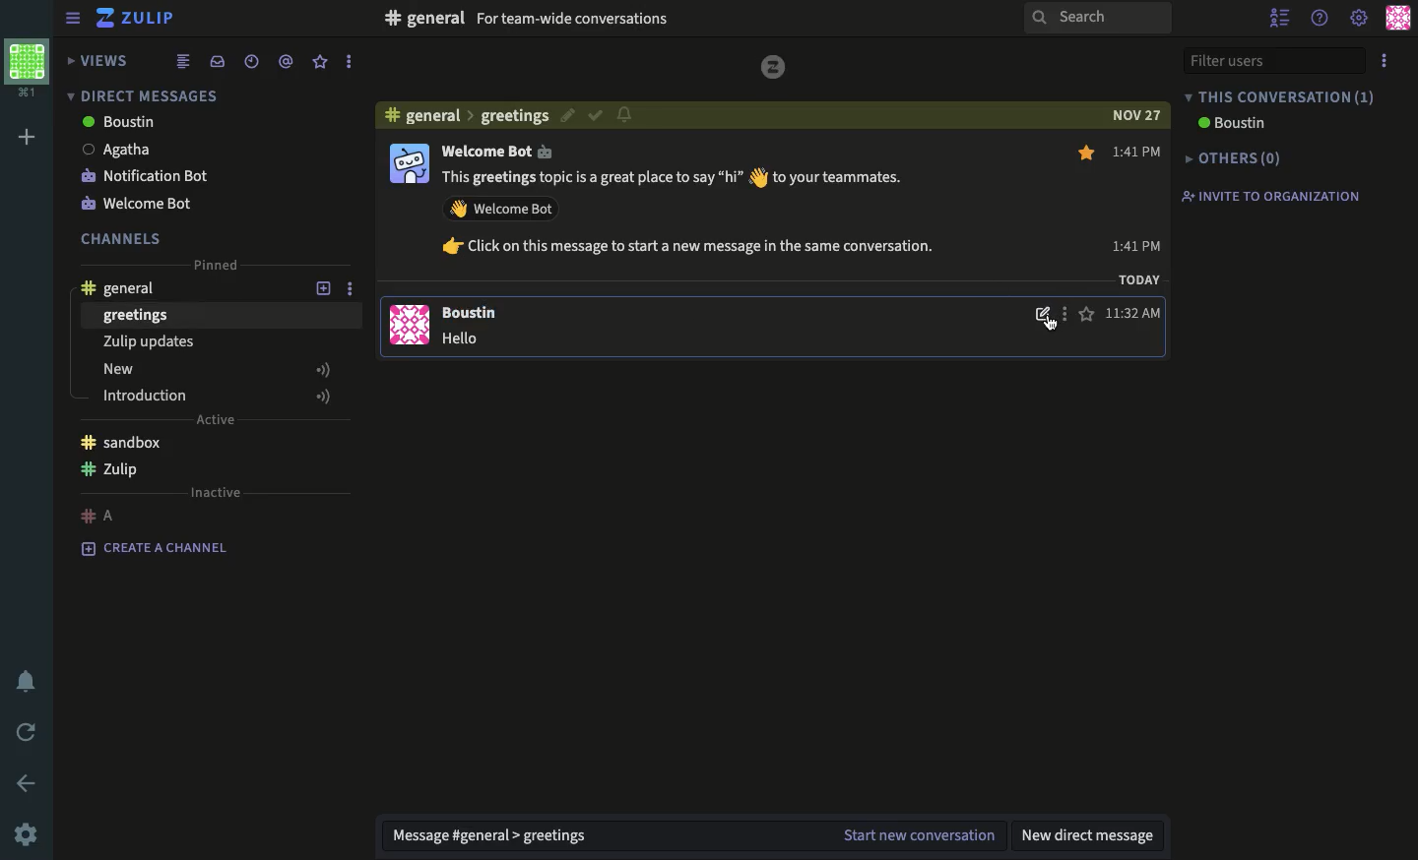 The height and width of the screenshot is (860, 1418). I want to click on boustin, so click(1234, 124).